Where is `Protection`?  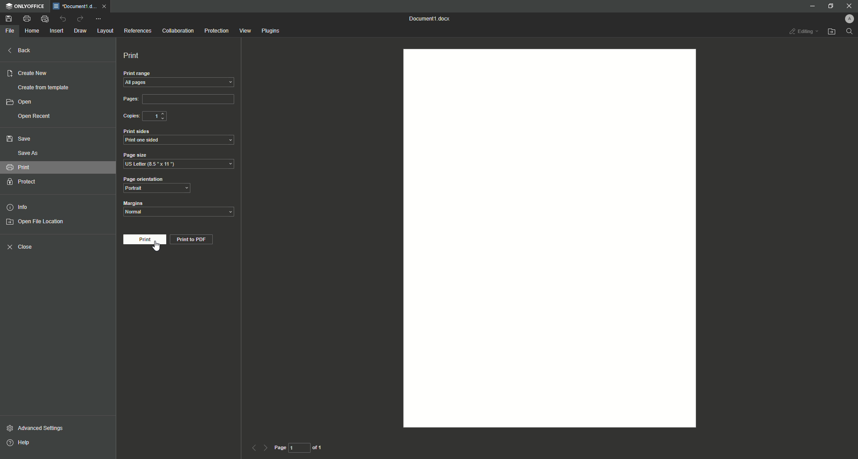
Protection is located at coordinates (217, 30).